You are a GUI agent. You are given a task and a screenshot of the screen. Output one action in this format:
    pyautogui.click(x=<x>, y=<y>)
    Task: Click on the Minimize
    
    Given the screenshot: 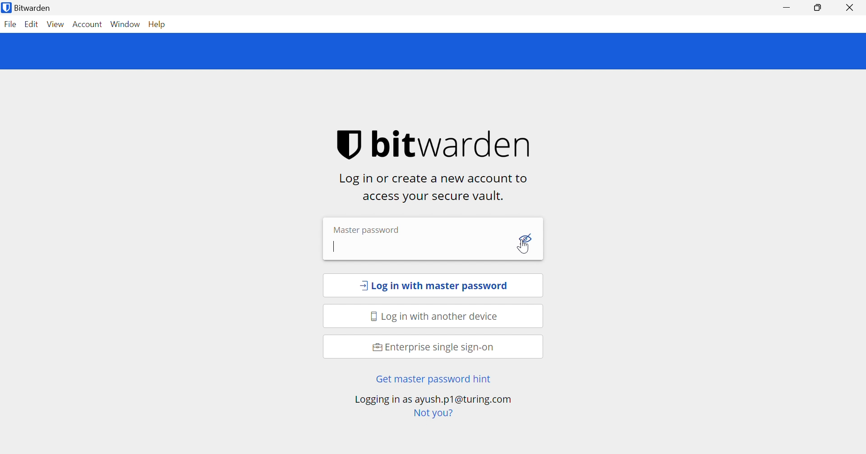 What is the action you would take?
    pyautogui.click(x=788, y=7)
    